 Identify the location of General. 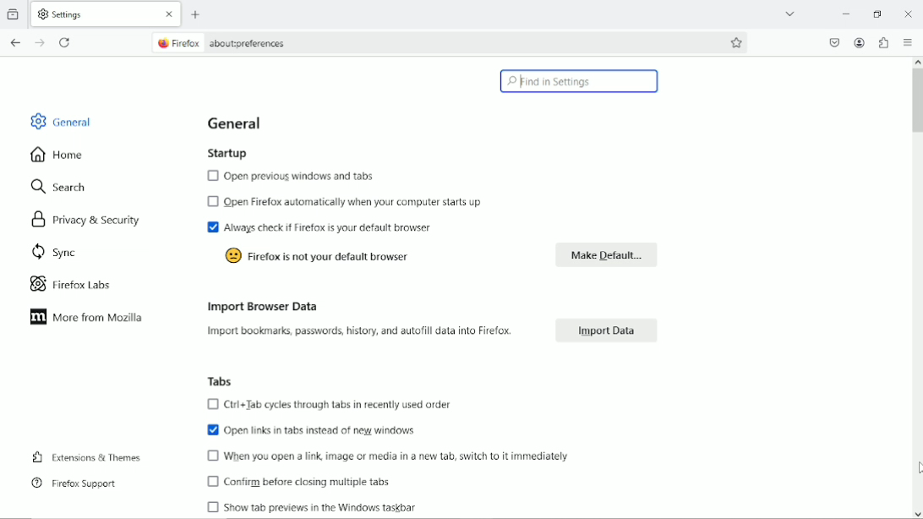
(238, 124).